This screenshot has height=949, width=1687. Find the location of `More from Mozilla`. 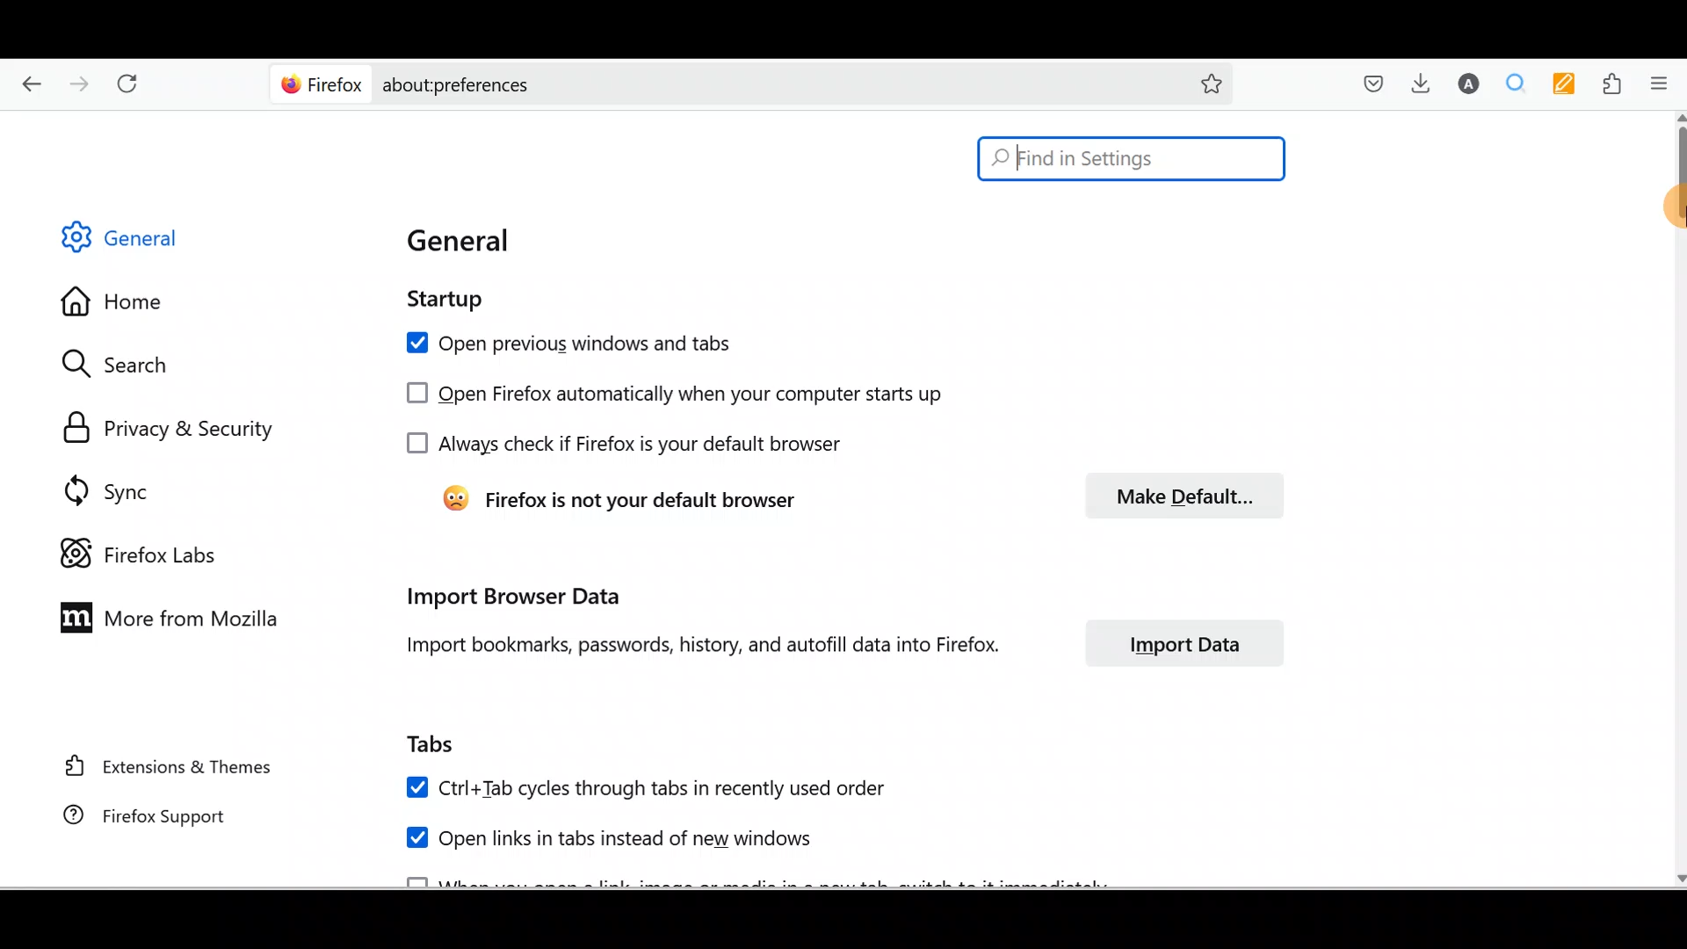

More from Mozilla is located at coordinates (172, 620).